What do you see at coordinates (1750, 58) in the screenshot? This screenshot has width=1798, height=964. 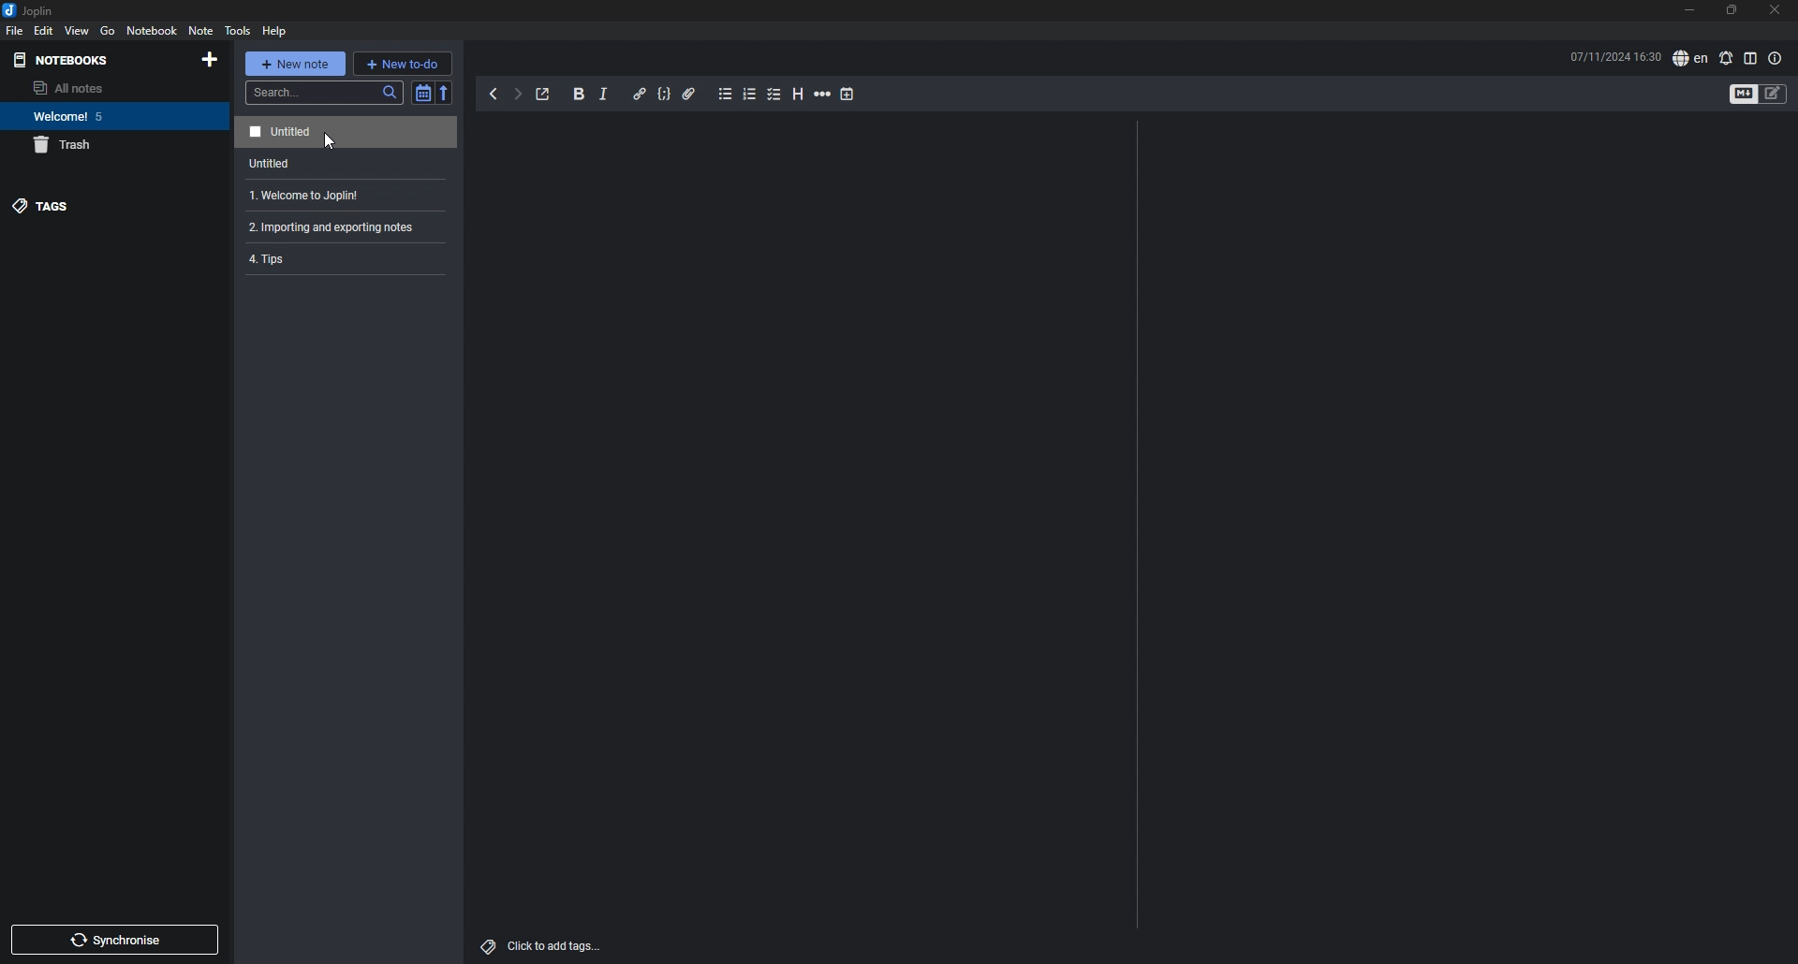 I see `toggle editor layout` at bounding box center [1750, 58].